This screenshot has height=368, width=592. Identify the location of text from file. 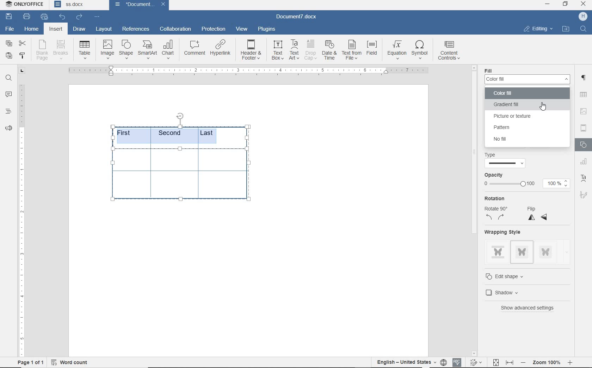
(352, 49).